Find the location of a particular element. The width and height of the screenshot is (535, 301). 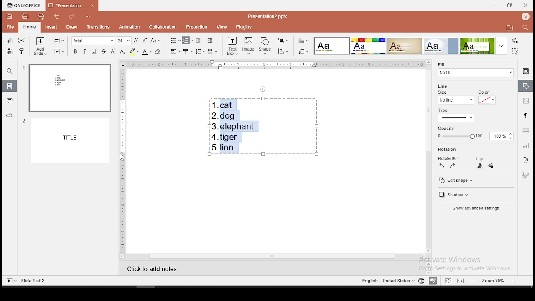

undo is located at coordinates (57, 16).